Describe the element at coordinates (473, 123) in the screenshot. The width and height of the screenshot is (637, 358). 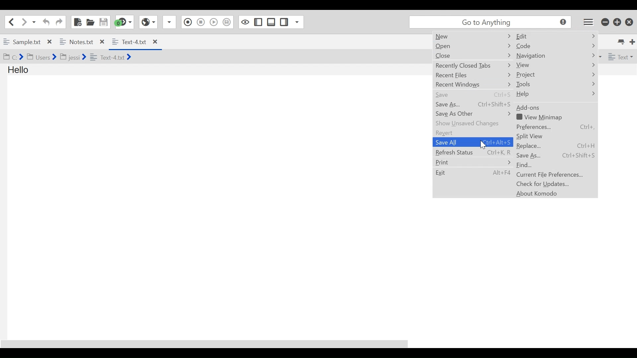
I see `Show unsaved Changes` at that location.